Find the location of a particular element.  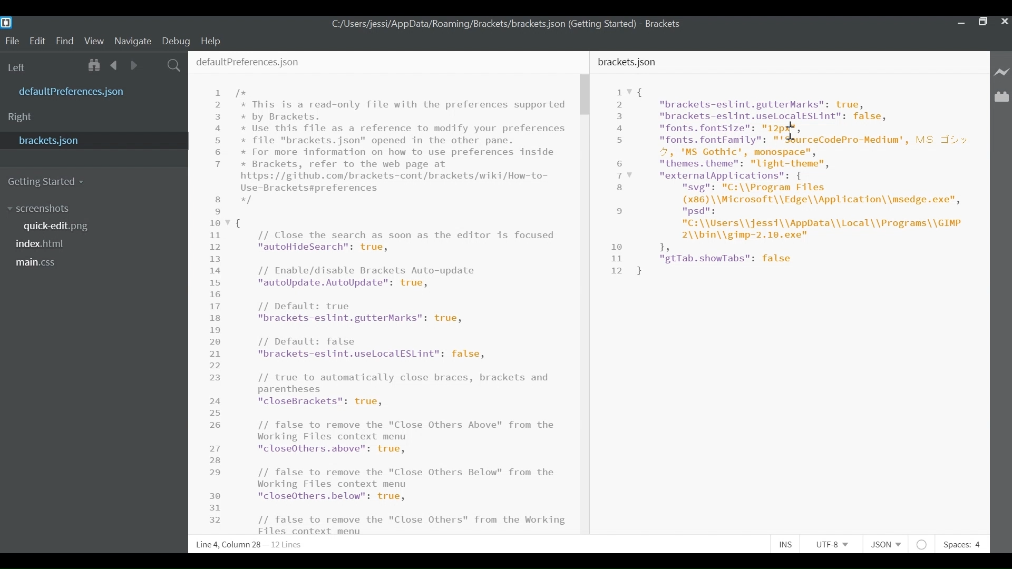

defaultPreference.json File is located at coordinates (75, 92).